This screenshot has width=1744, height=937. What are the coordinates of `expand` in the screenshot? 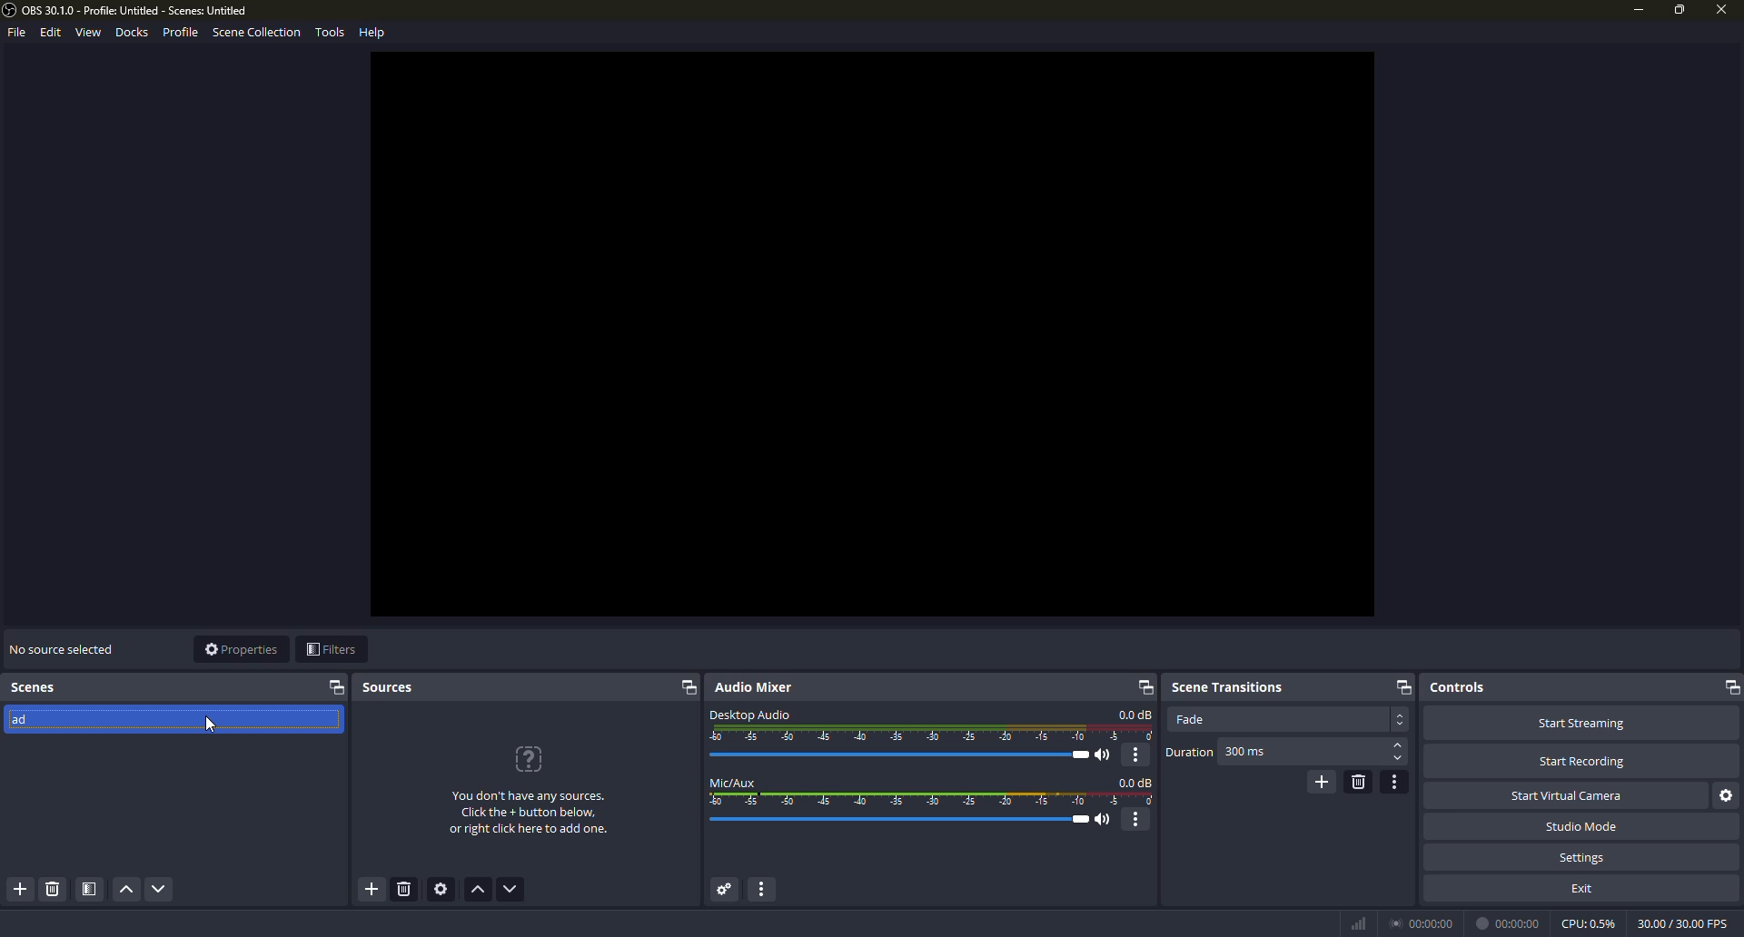 It's located at (1402, 686).